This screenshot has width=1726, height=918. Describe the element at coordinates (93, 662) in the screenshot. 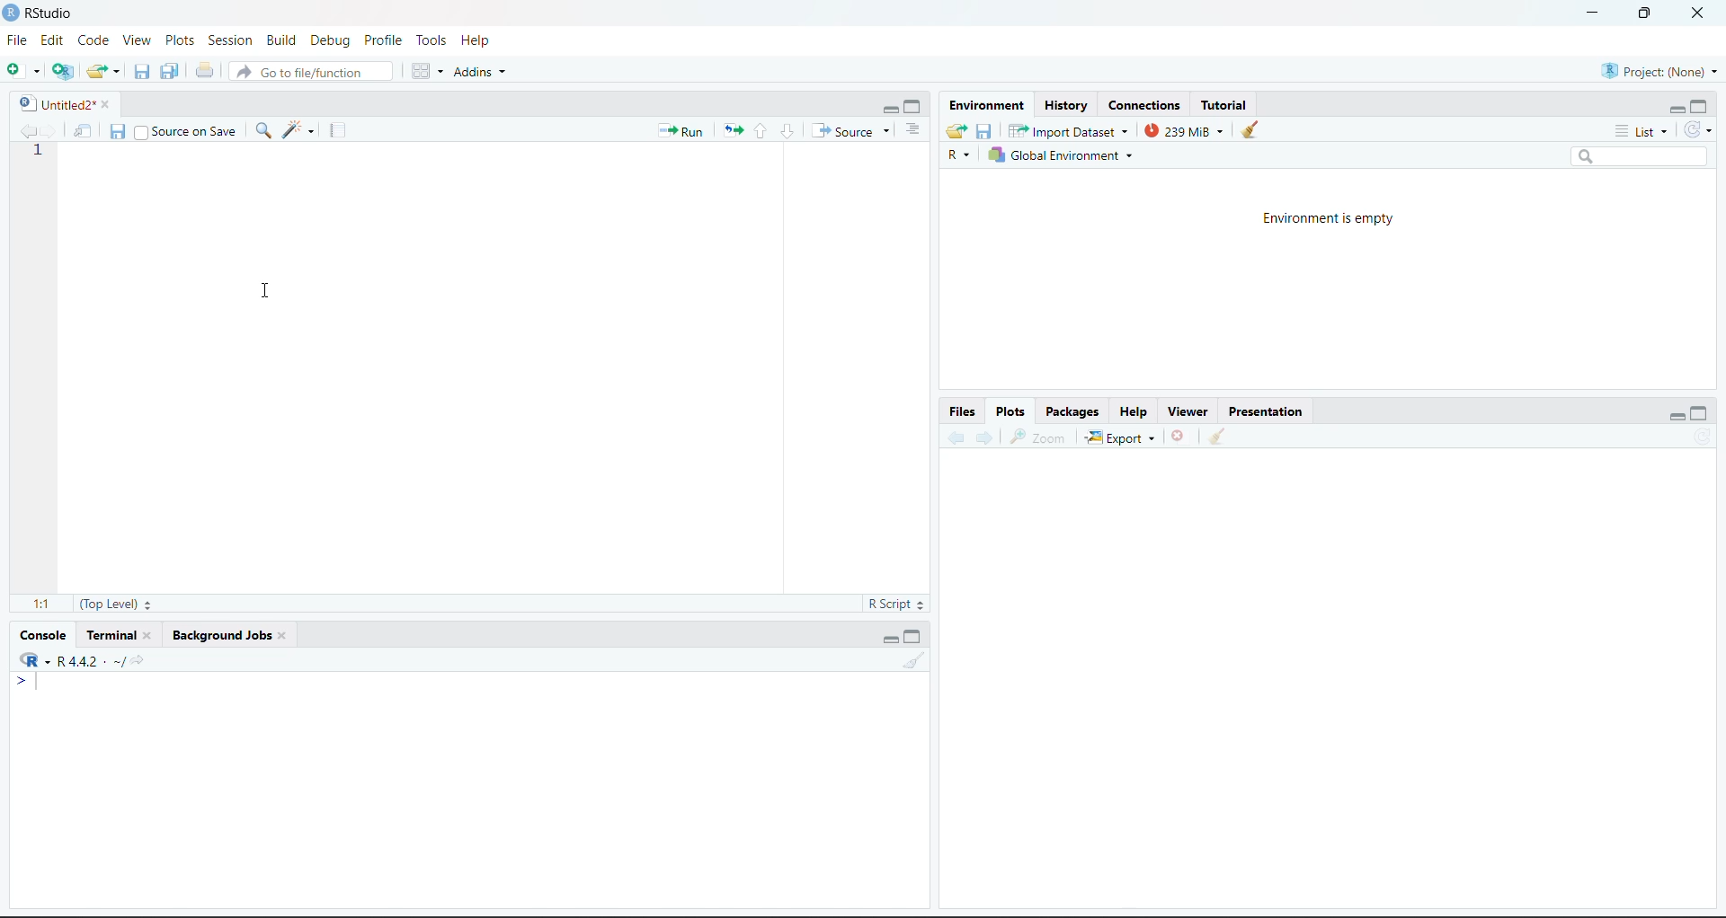

I see `R.4.4.2~/` at that location.